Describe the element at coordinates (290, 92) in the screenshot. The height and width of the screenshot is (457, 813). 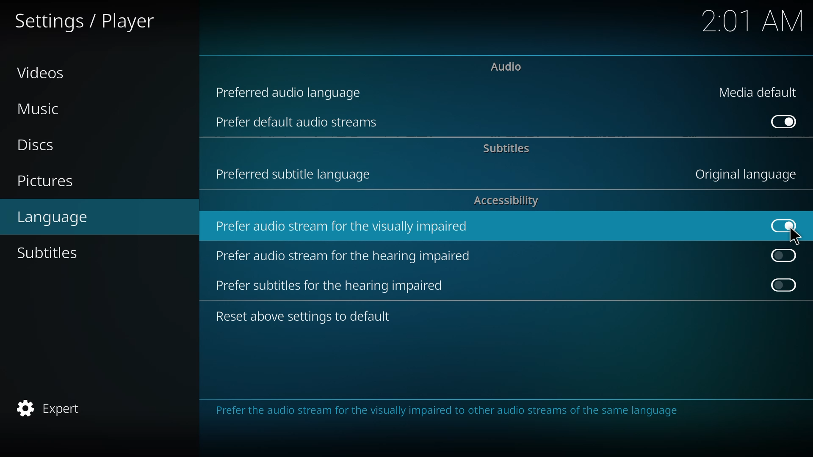
I see `preferred audio language` at that location.